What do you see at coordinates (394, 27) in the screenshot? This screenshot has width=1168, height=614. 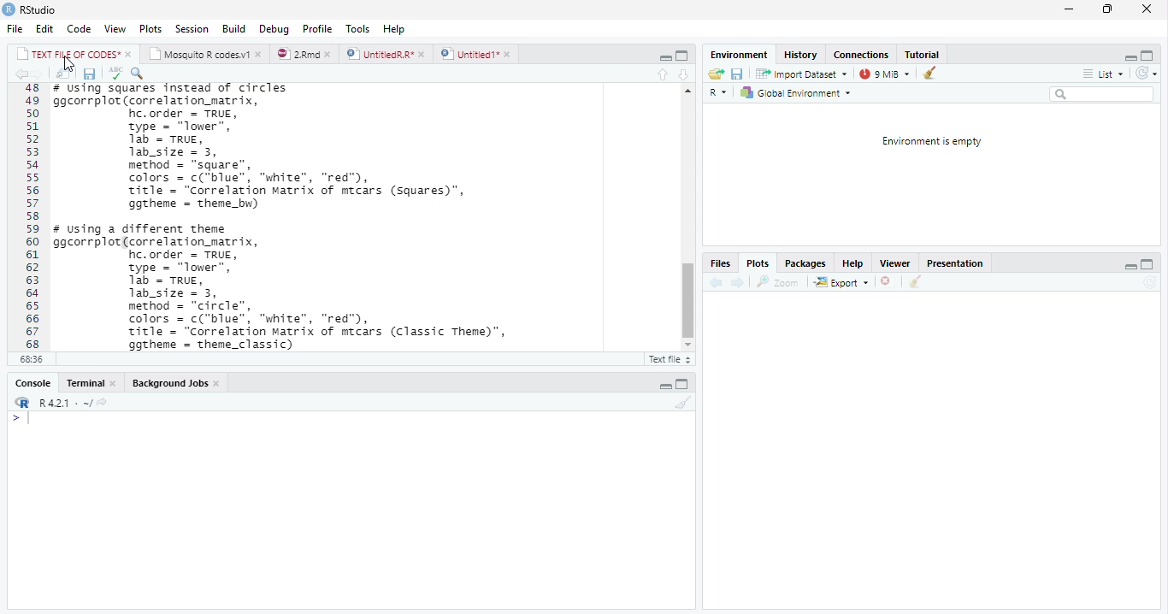 I see `Help` at bounding box center [394, 27].